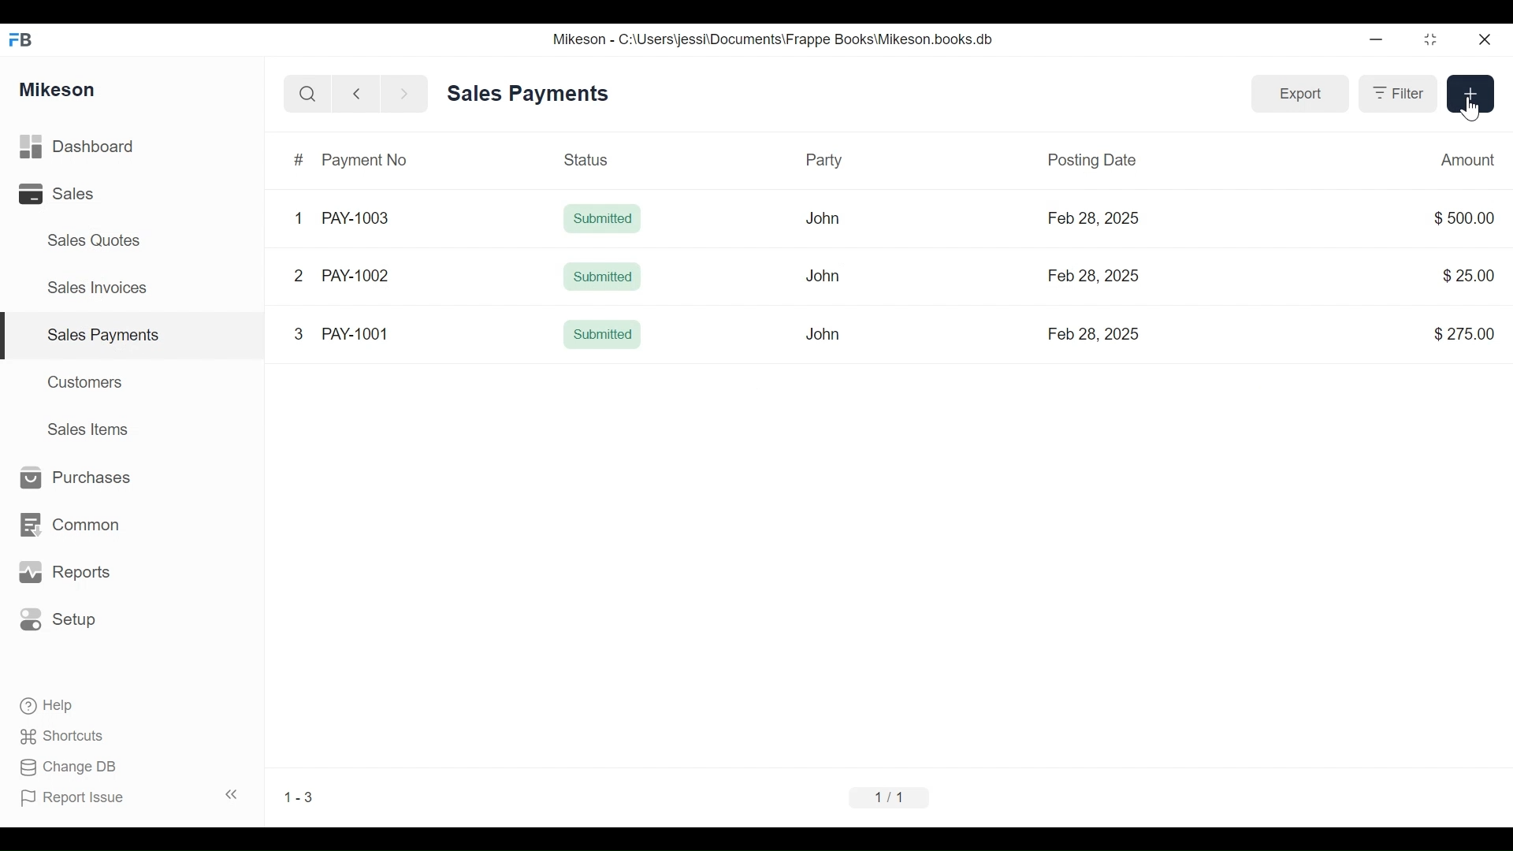  Describe the element at coordinates (235, 796) in the screenshot. I see `Collapse` at that location.